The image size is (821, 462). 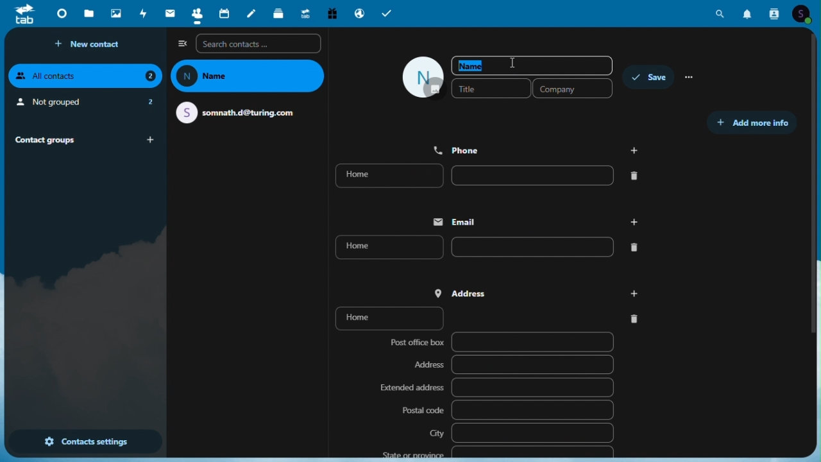 I want to click on Deck, so click(x=280, y=13).